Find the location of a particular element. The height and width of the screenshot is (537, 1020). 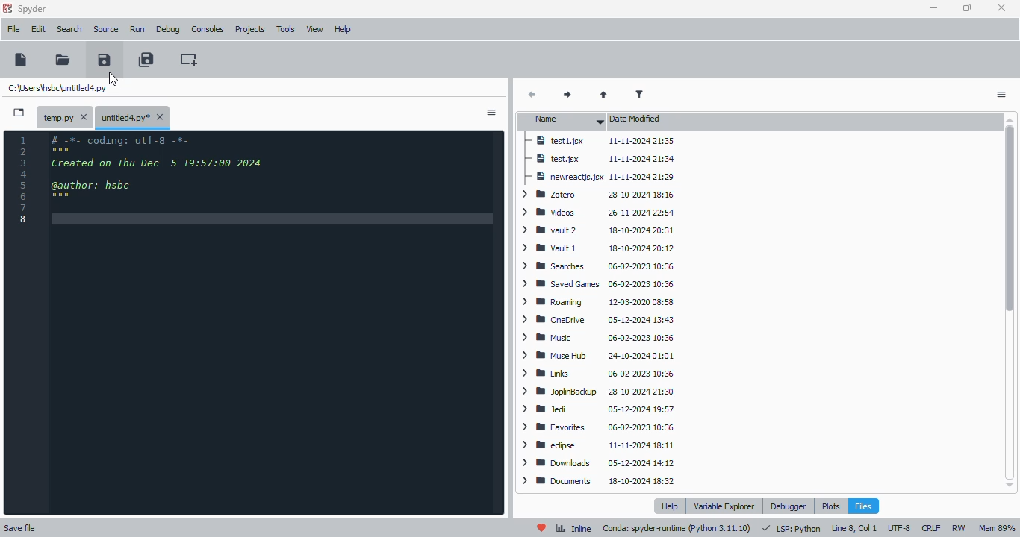

name is located at coordinates (565, 121).